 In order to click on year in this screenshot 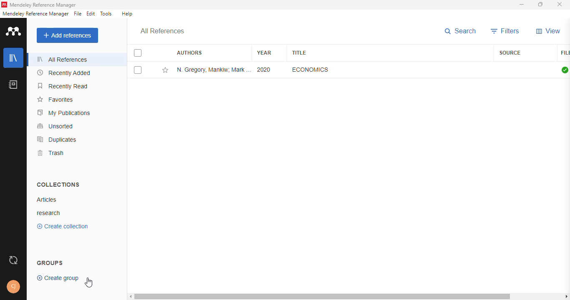, I will do `click(264, 52)`.